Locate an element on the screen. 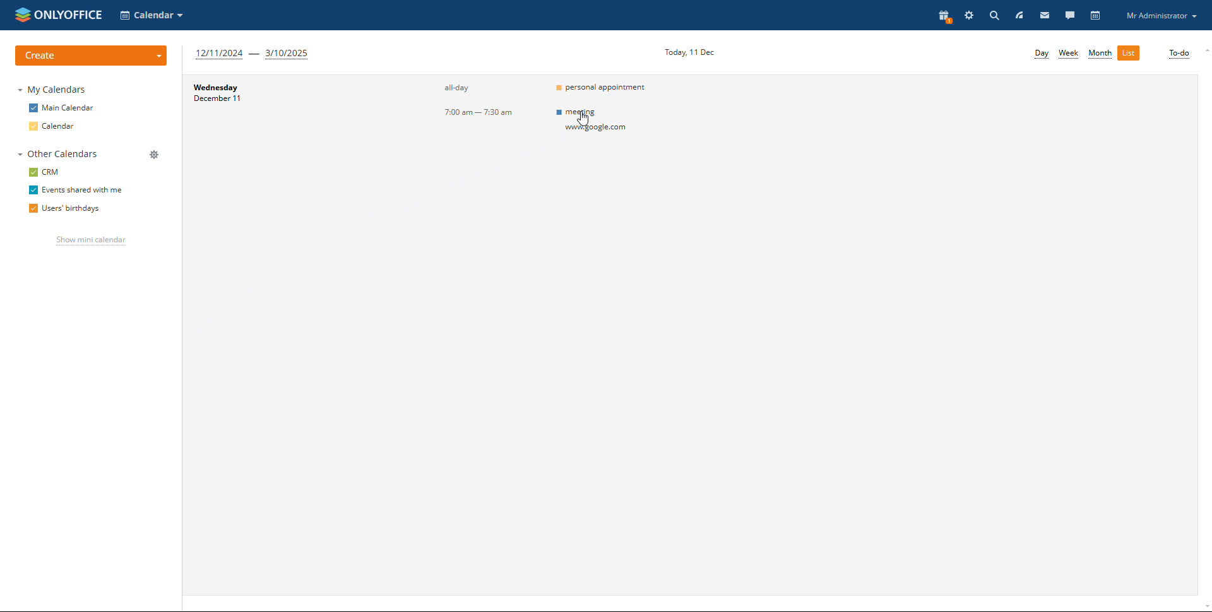 The width and height of the screenshot is (1212, 612). selct calendar is located at coordinates (151, 15).